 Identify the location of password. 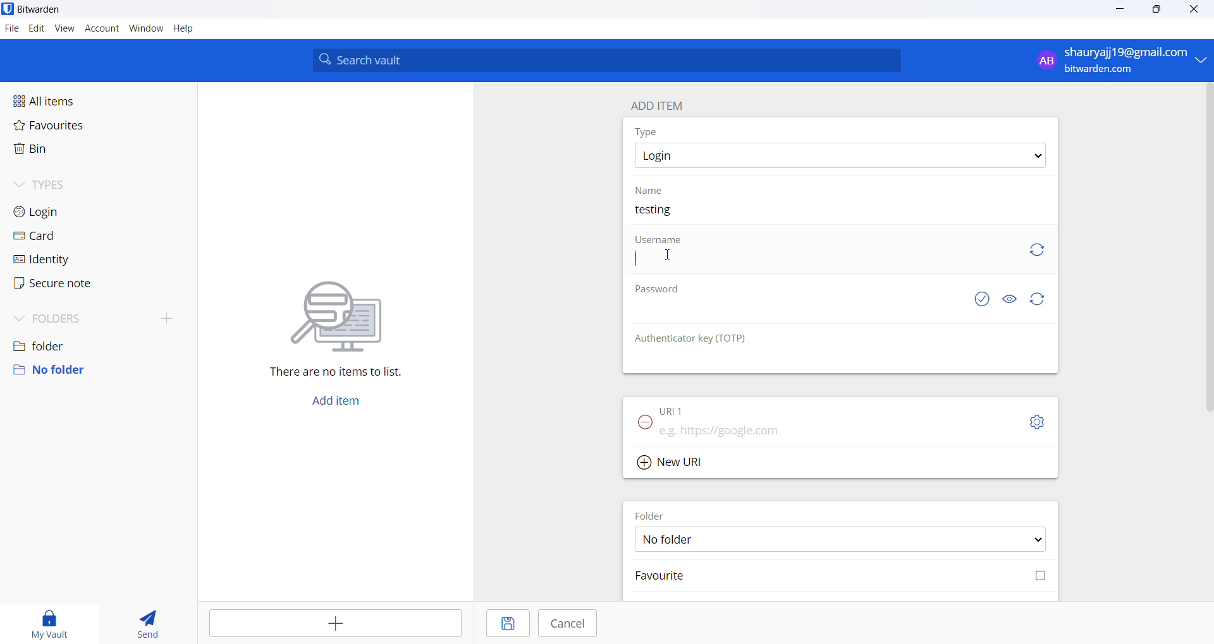
(663, 290).